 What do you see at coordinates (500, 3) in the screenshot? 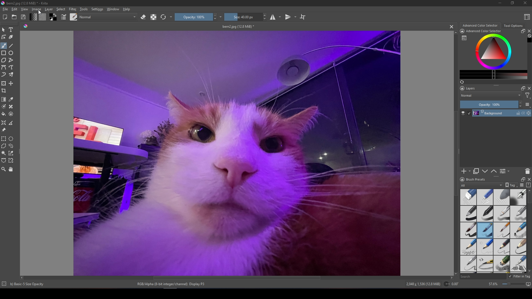
I see `Minimize` at bounding box center [500, 3].